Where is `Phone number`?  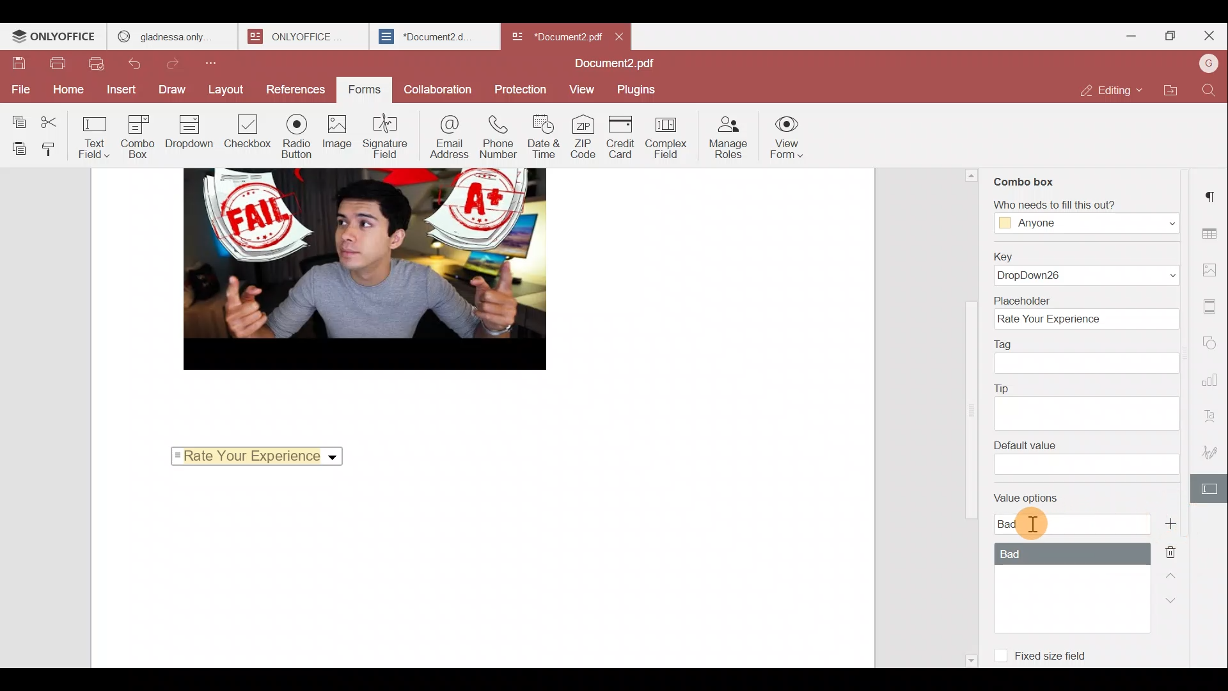 Phone number is located at coordinates (499, 138).